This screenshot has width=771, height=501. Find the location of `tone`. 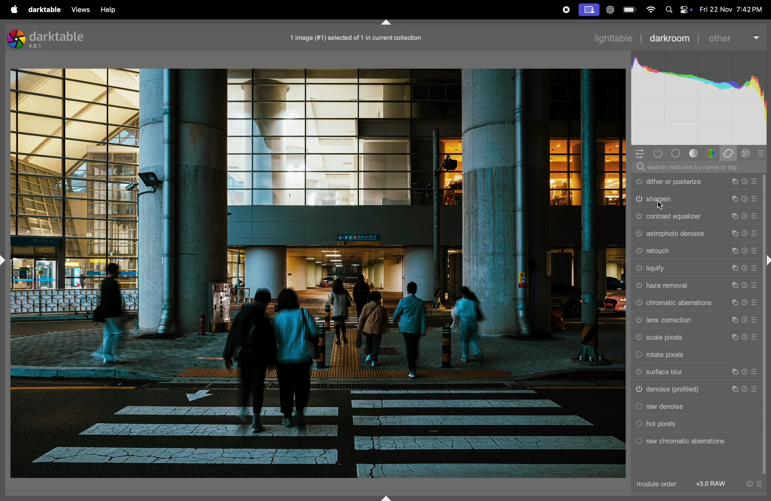

tone is located at coordinates (695, 153).